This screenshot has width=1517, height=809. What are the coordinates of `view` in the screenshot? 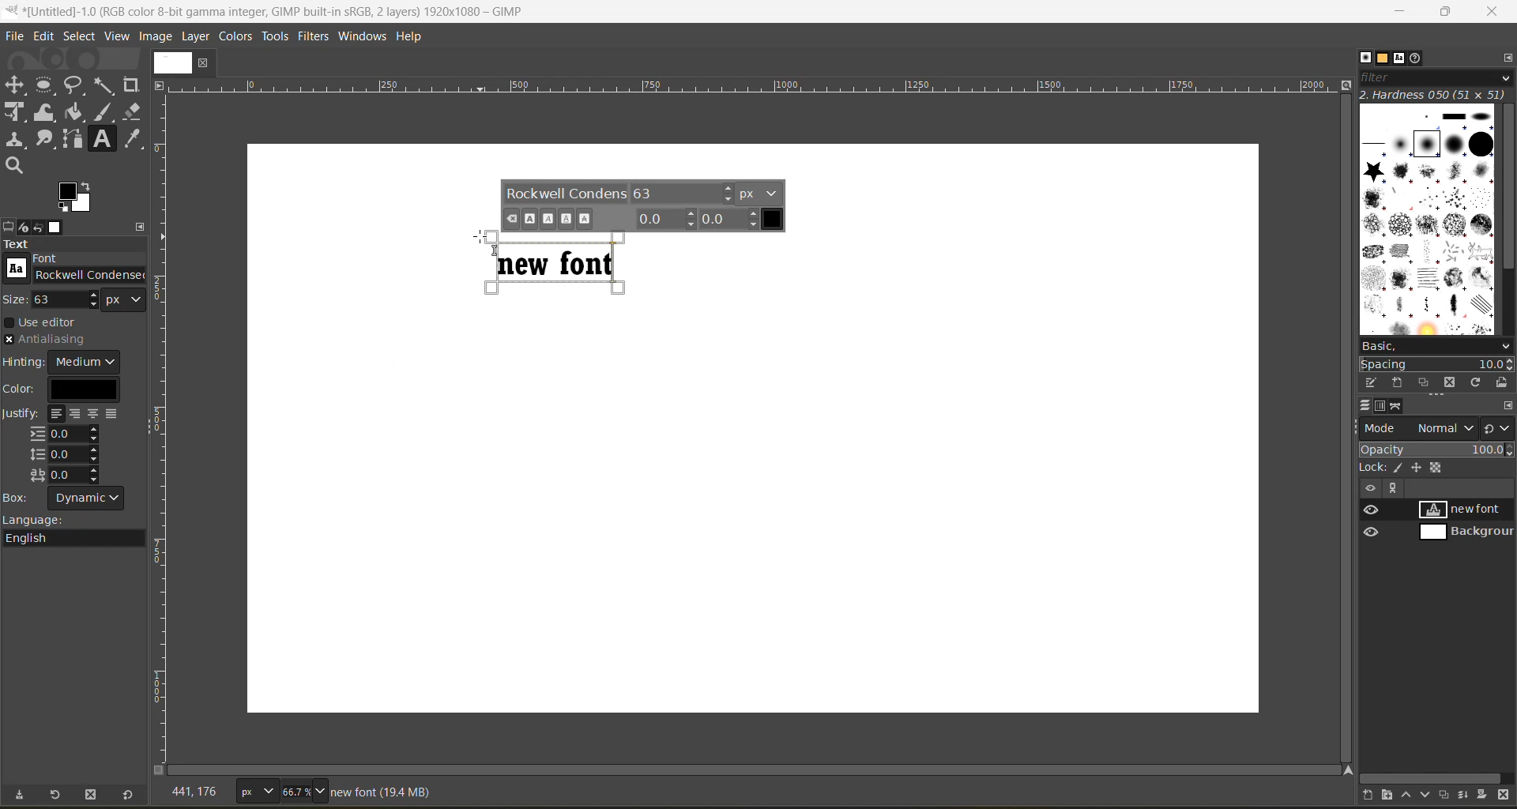 It's located at (118, 35).